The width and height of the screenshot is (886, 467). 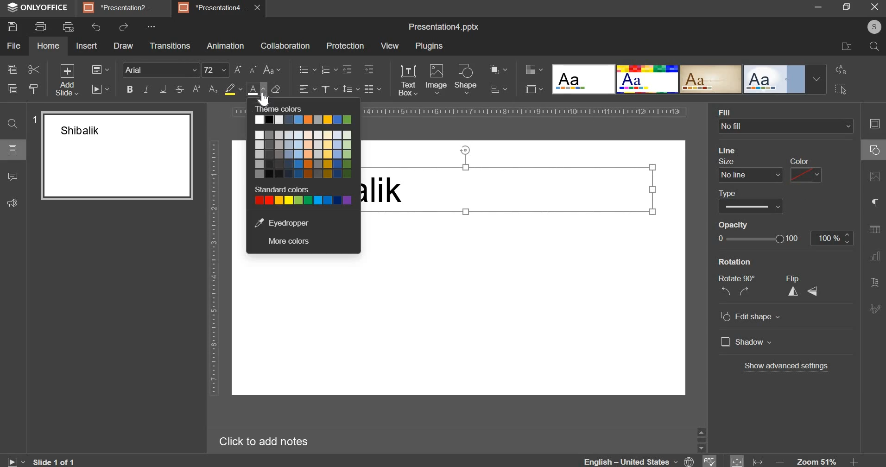 I want to click on horizontal, so click(x=816, y=293).